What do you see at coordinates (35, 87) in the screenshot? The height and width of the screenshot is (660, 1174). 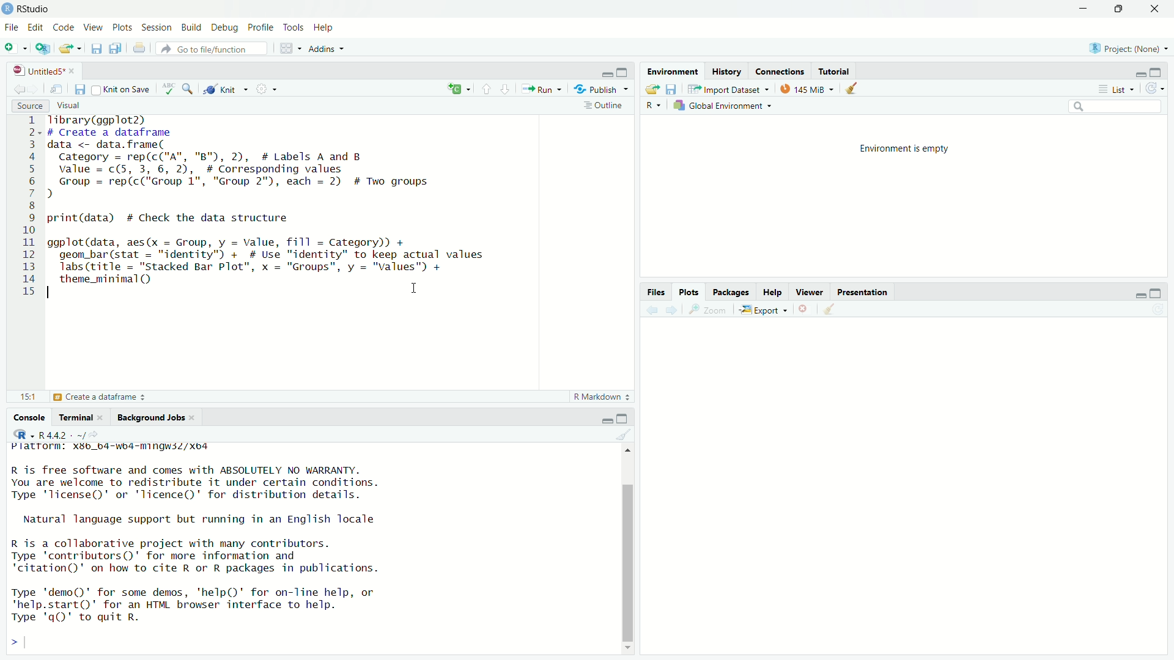 I see `Go forward to the next source location (Ctrl + F10)` at bounding box center [35, 87].